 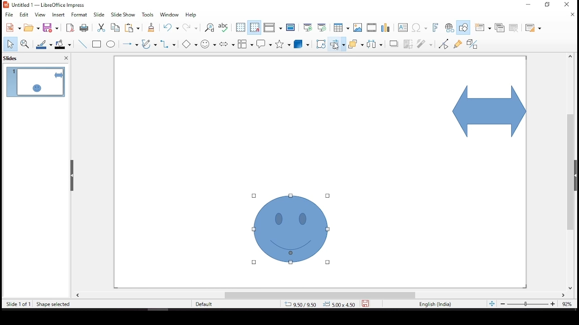 What do you see at coordinates (337, 46) in the screenshot?
I see `mouse pointer` at bounding box center [337, 46].